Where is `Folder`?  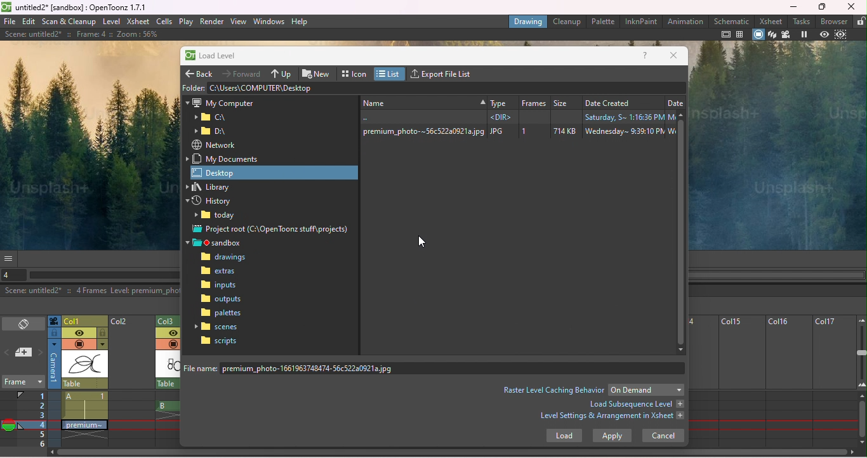 Folder is located at coordinates (211, 117).